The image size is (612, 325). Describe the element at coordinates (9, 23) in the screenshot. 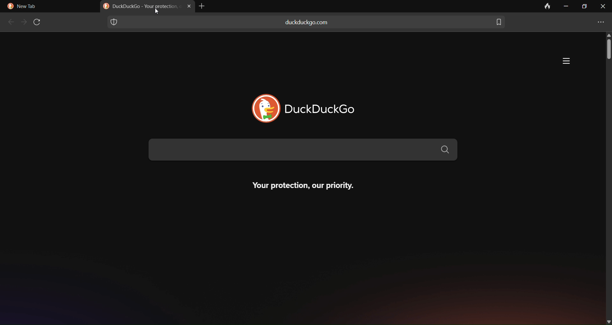

I see `back` at that location.